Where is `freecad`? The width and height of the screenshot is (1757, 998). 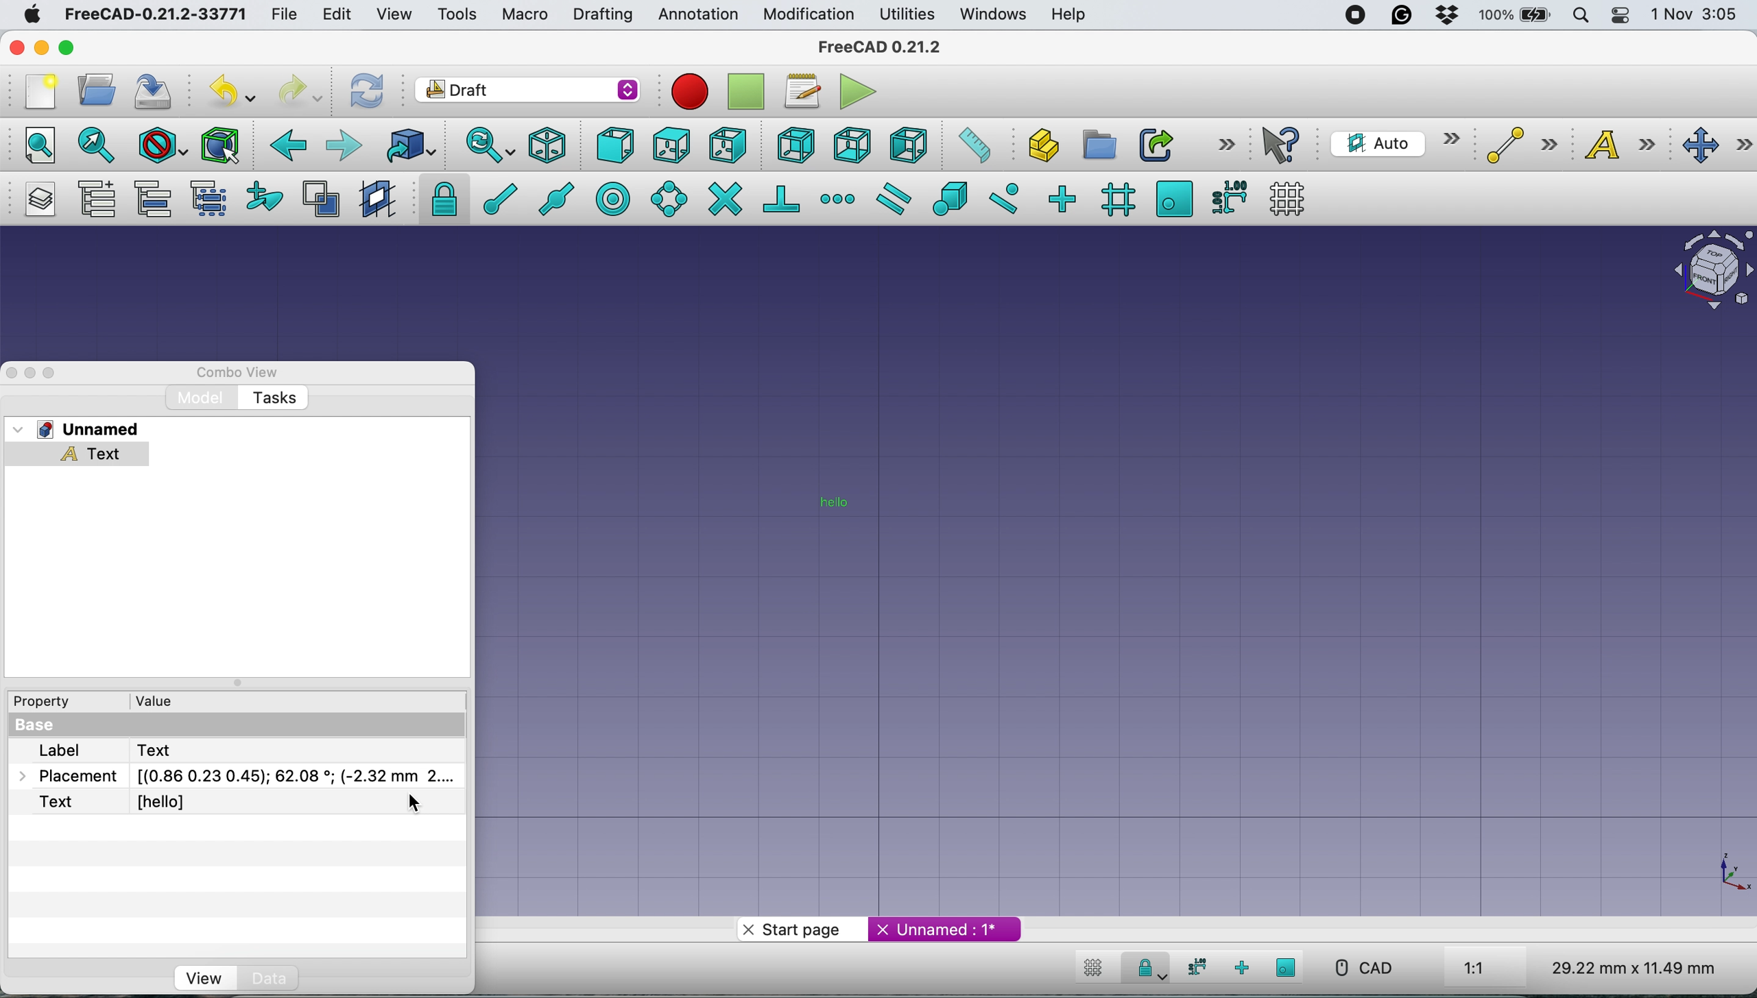 freecad is located at coordinates (152, 16).